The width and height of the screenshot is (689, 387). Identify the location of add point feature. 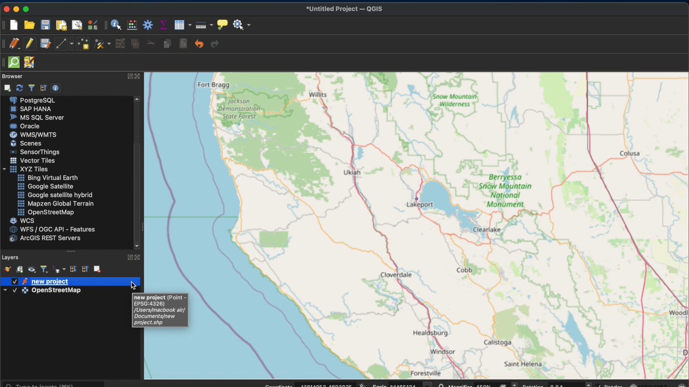
(84, 44).